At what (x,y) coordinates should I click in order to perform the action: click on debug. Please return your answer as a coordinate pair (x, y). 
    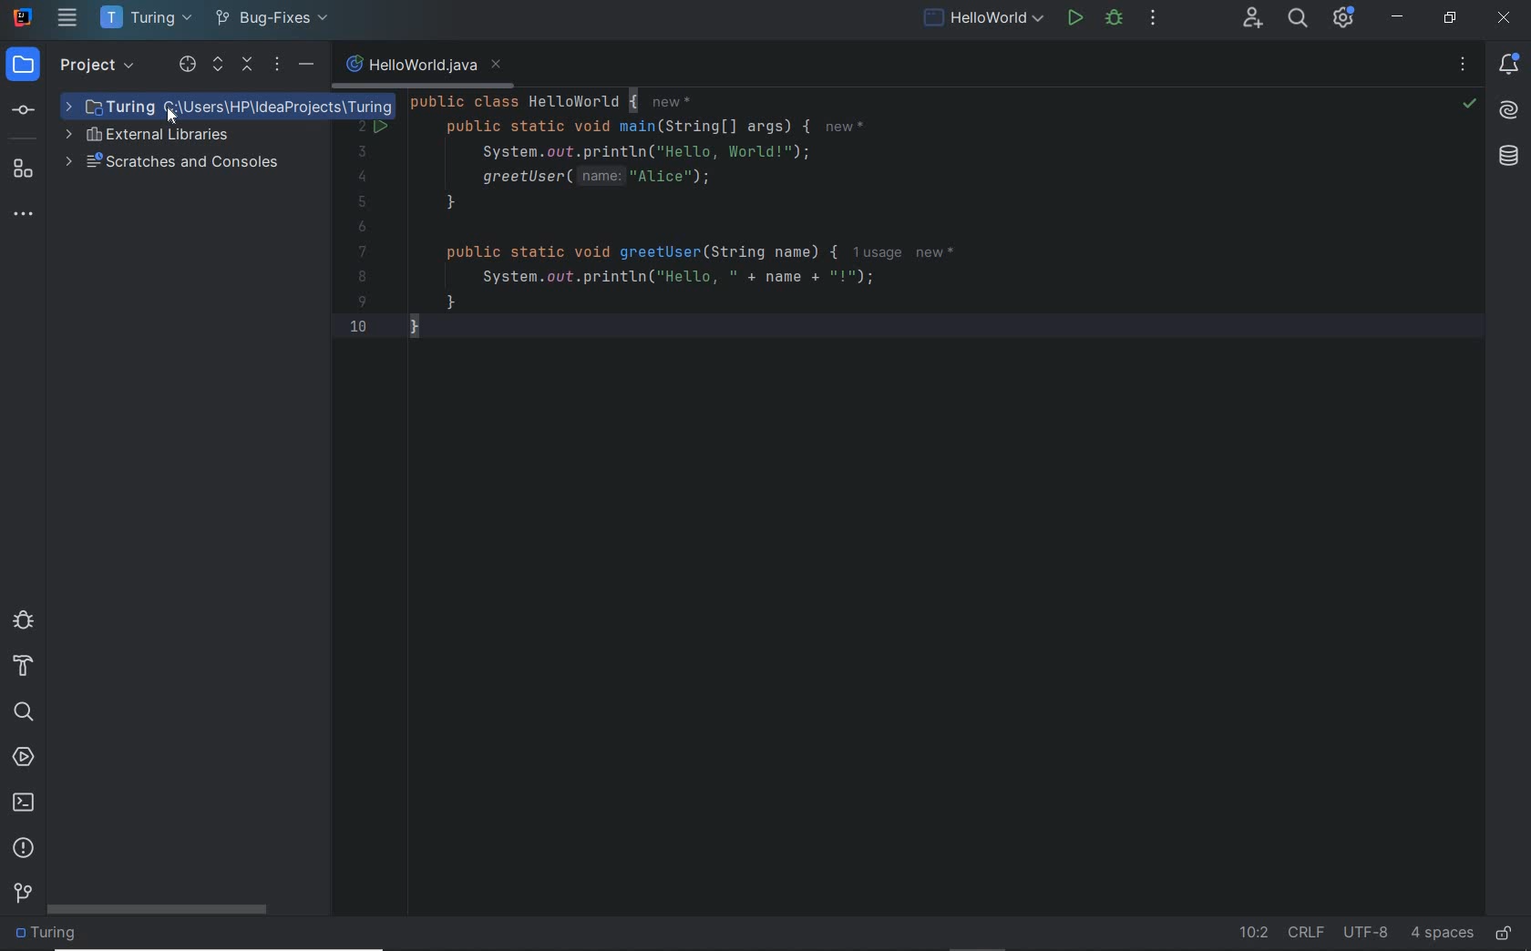
    Looking at the image, I should click on (1114, 20).